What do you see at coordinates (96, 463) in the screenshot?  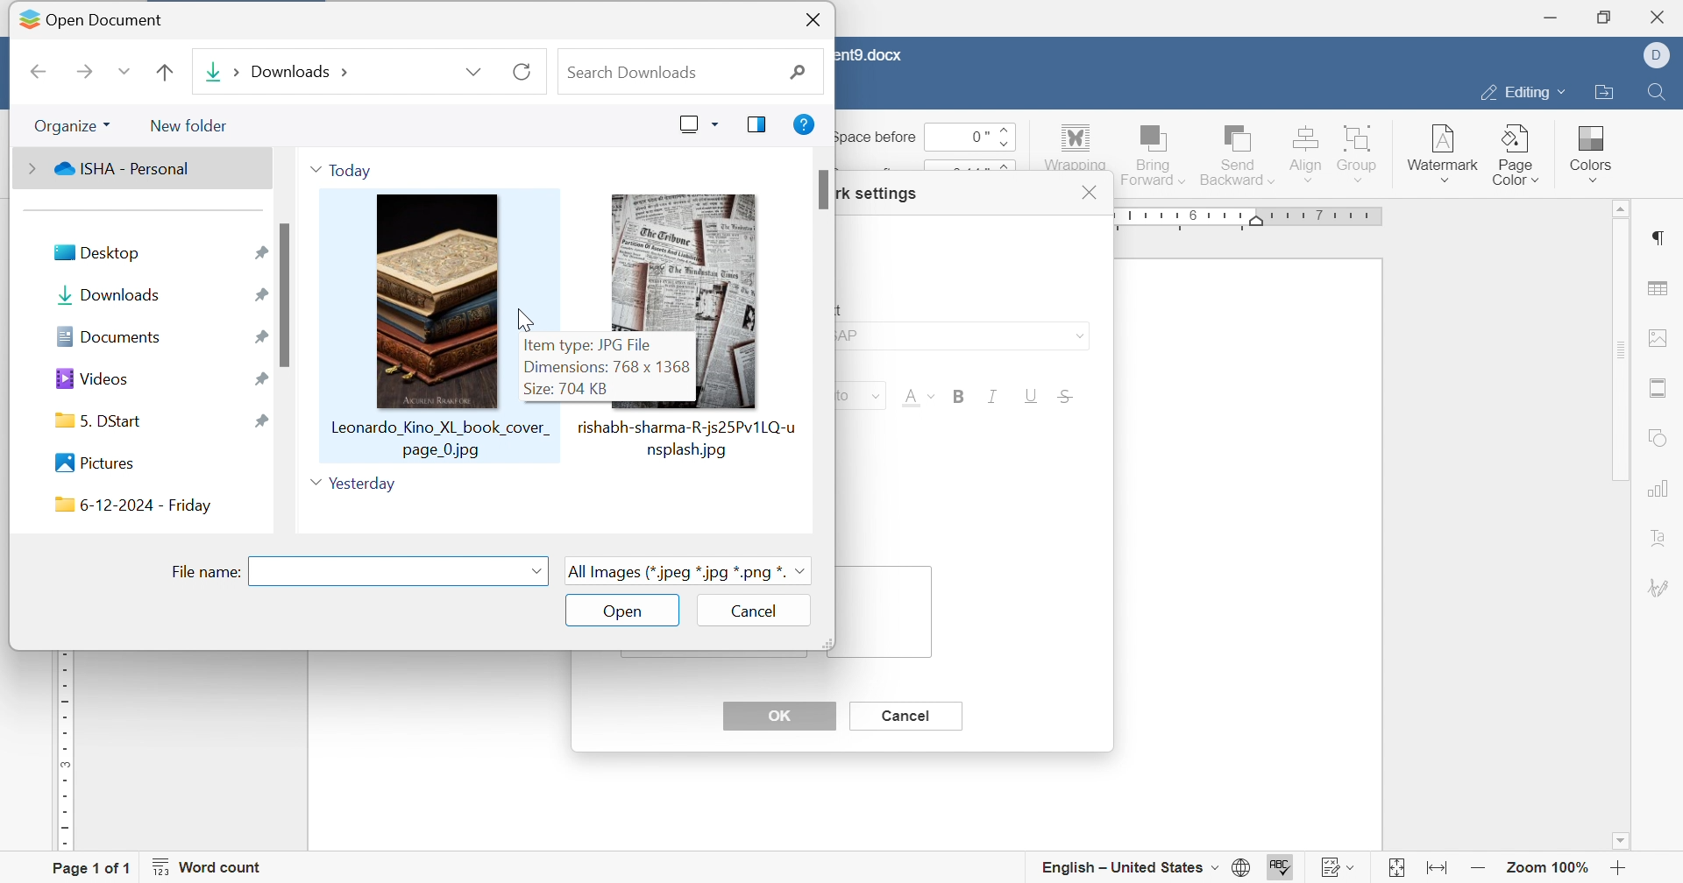 I see `pictures` at bounding box center [96, 463].